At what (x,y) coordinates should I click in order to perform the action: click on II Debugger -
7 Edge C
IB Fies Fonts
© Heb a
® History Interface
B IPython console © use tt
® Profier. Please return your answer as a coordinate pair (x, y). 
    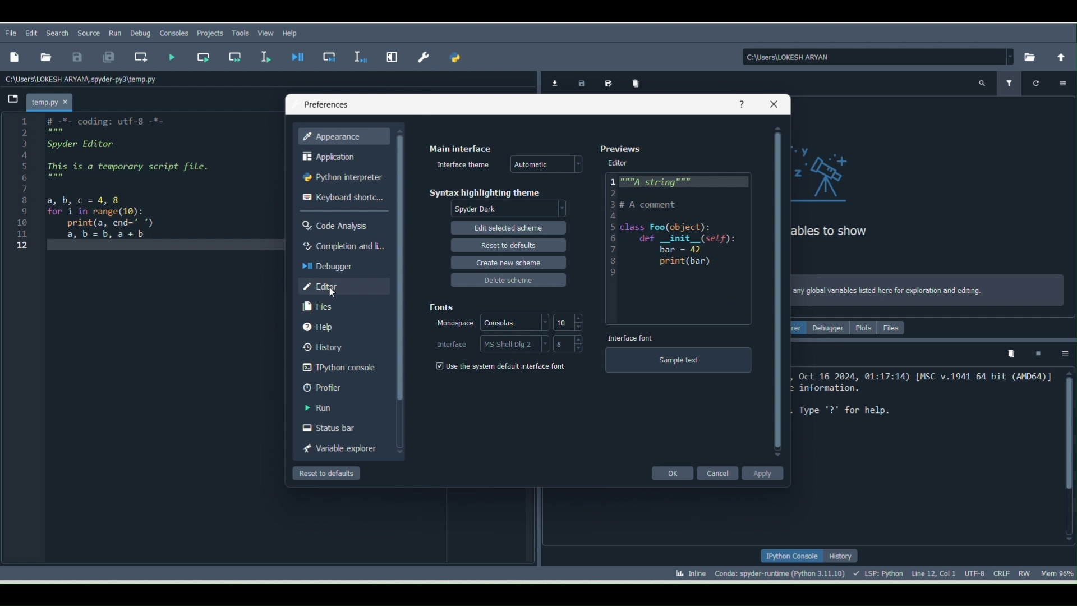
    Looking at the image, I should click on (122, 186).